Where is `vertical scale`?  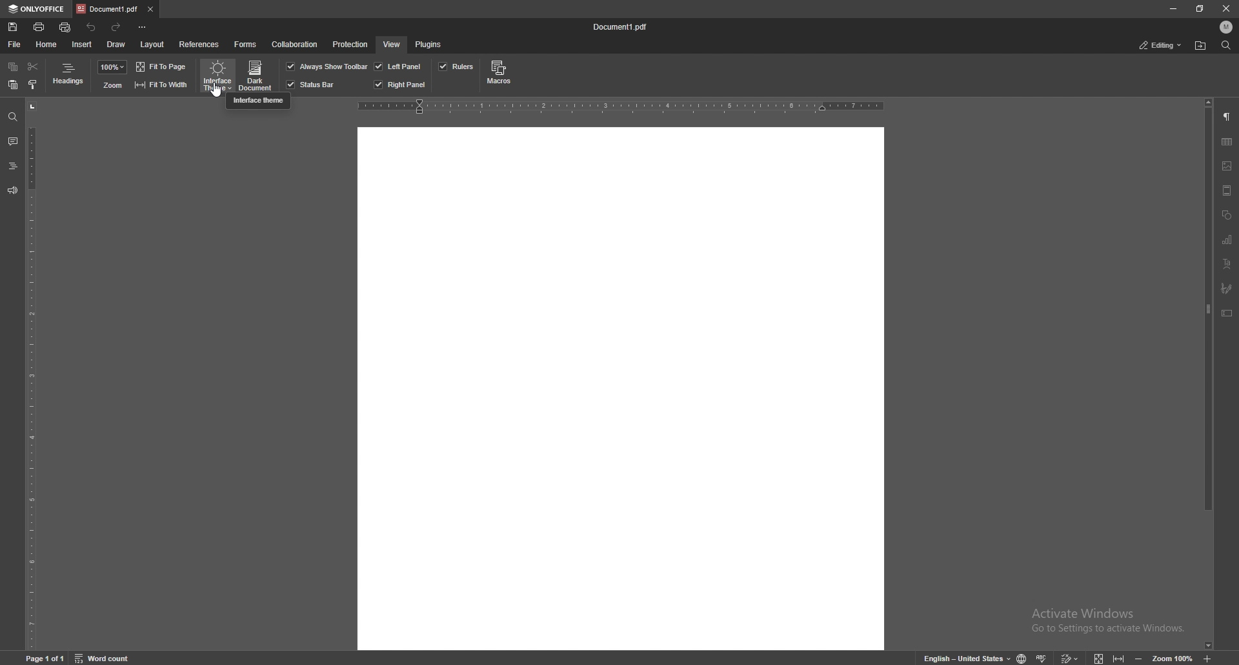
vertical scale is located at coordinates (32, 374).